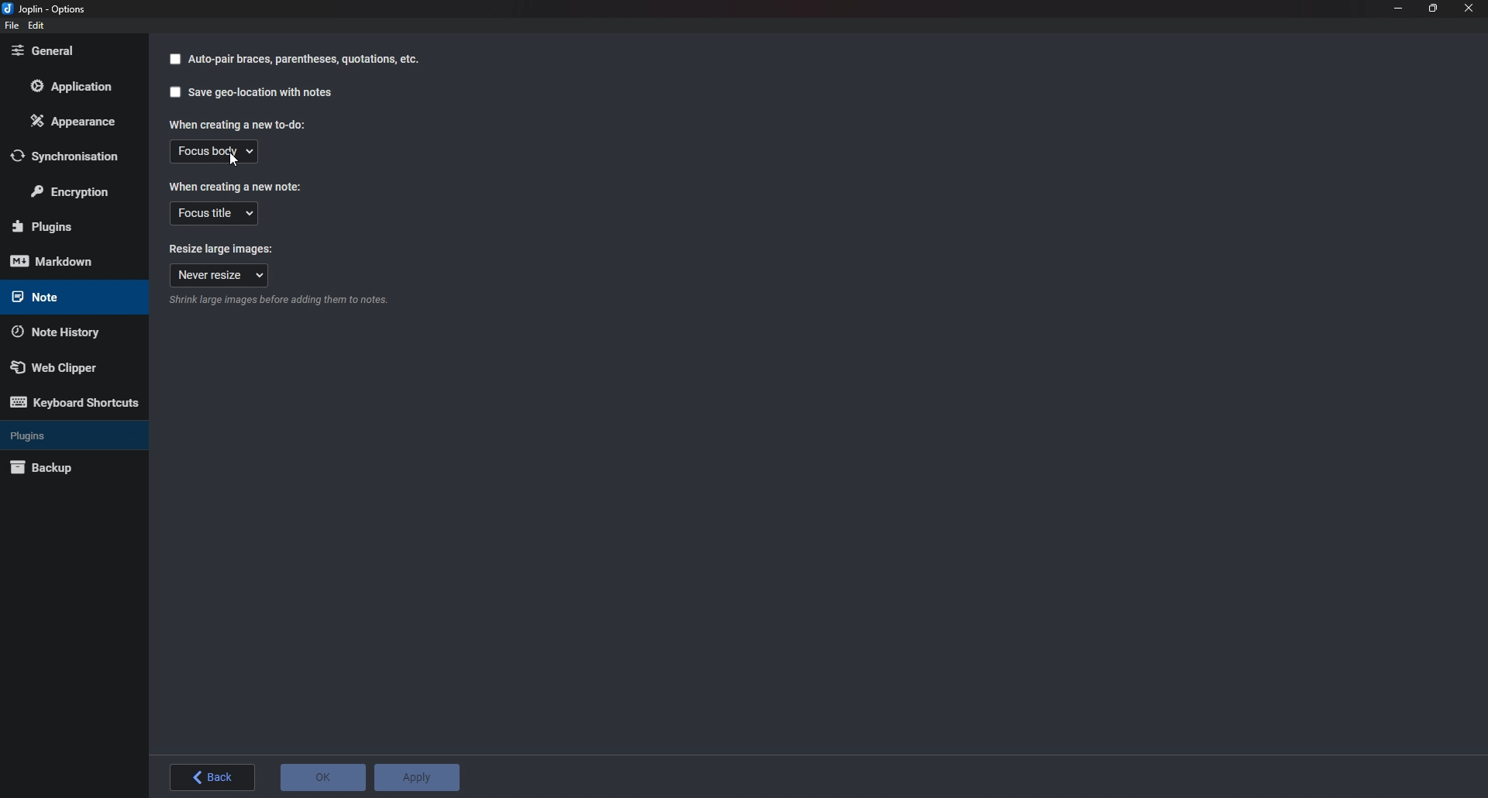 The width and height of the screenshot is (1488, 798). I want to click on checkbox, so click(174, 93).